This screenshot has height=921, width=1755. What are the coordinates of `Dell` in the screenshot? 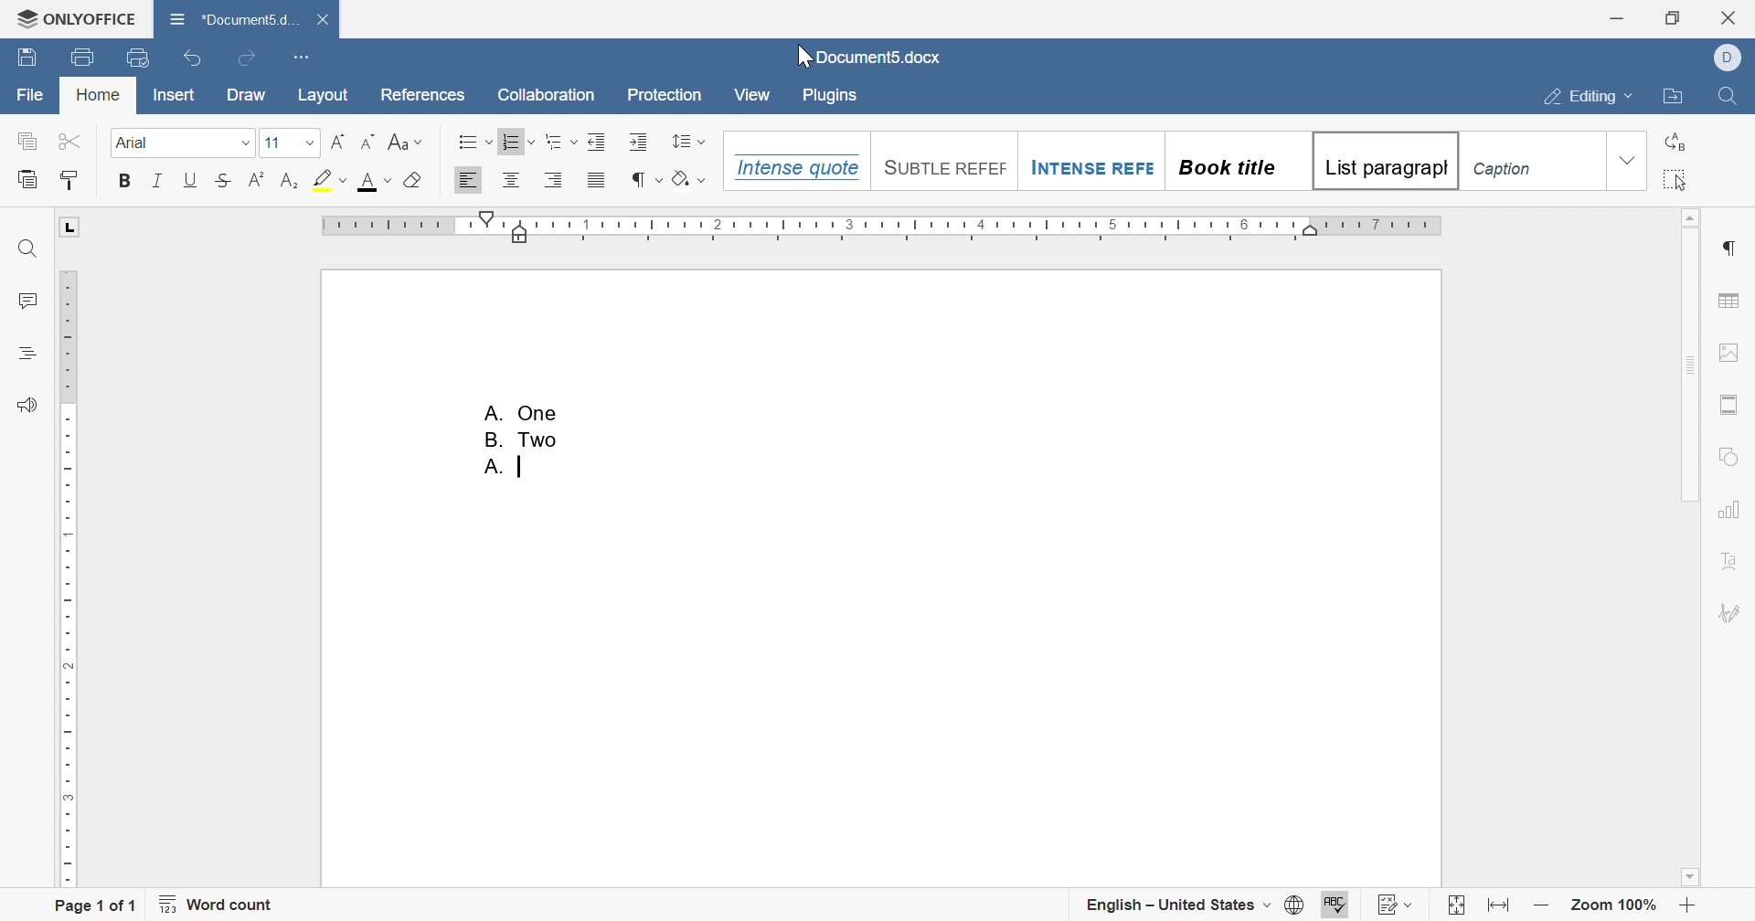 It's located at (1731, 56).